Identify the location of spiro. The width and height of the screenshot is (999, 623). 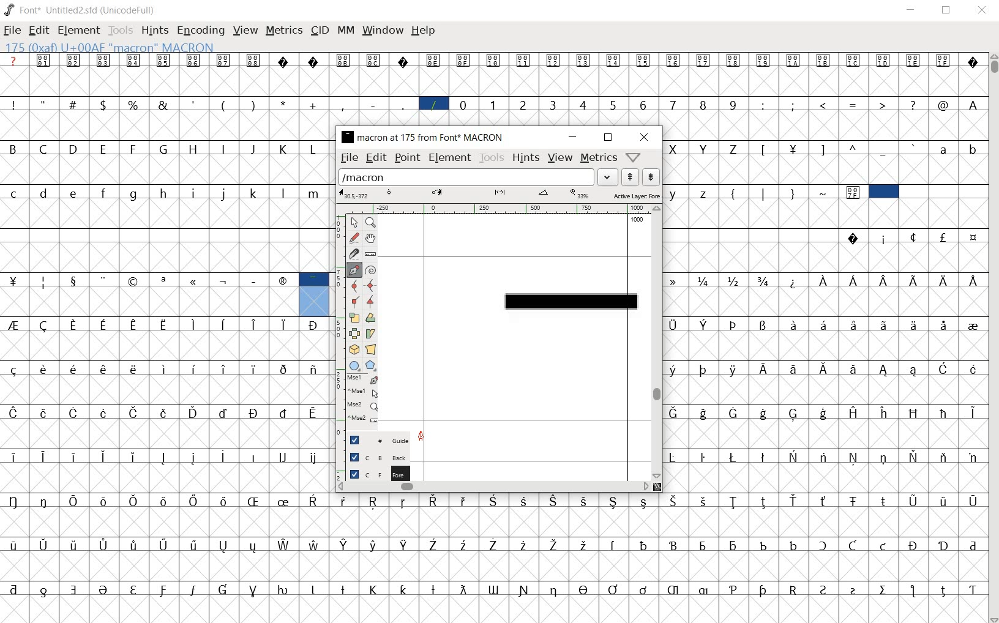
(371, 269).